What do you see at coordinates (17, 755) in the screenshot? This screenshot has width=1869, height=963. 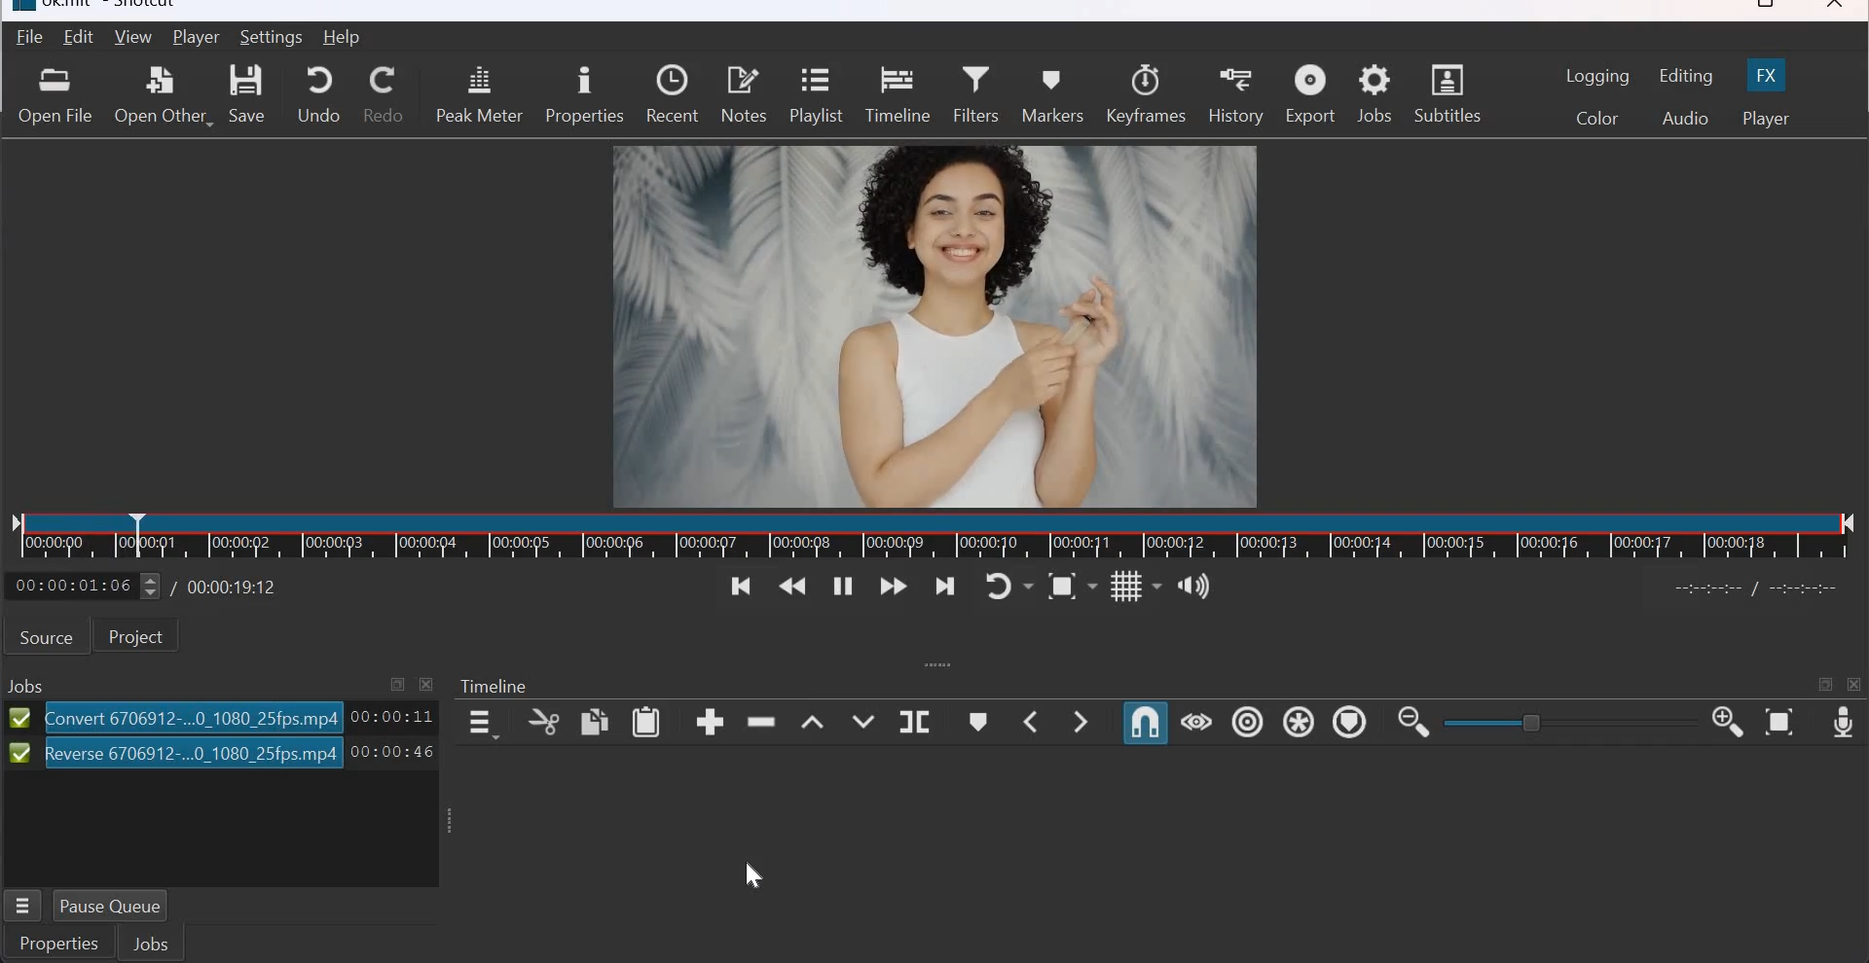 I see `checkbox` at bounding box center [17, 755].